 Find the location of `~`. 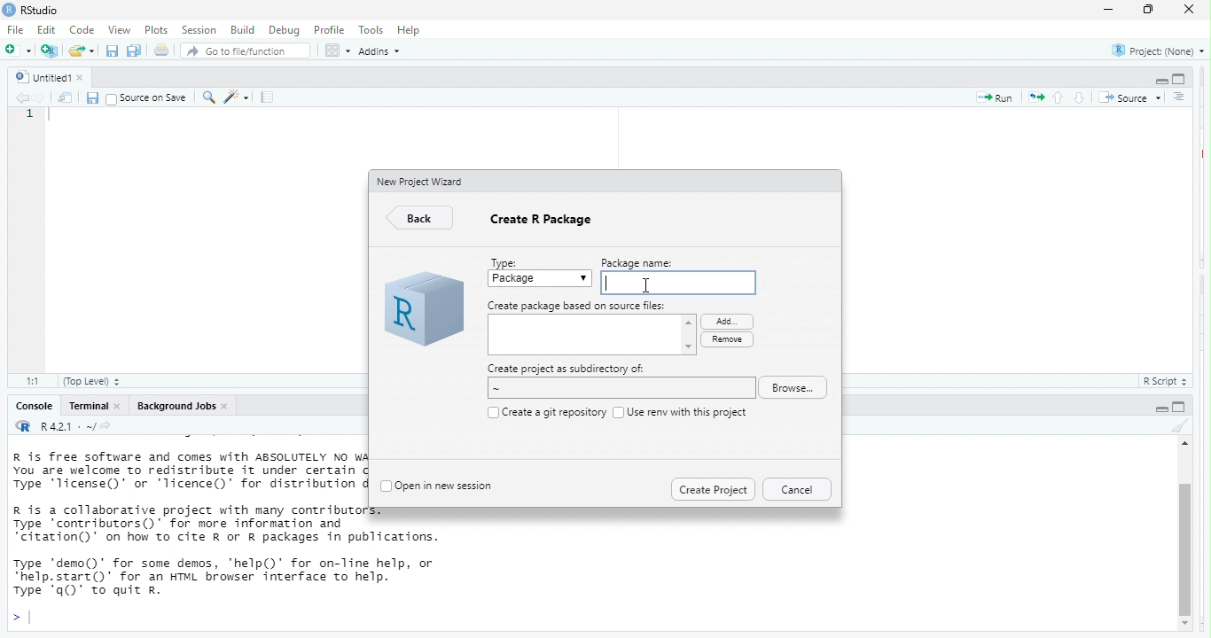

~ is located at coordinates (618, 389).